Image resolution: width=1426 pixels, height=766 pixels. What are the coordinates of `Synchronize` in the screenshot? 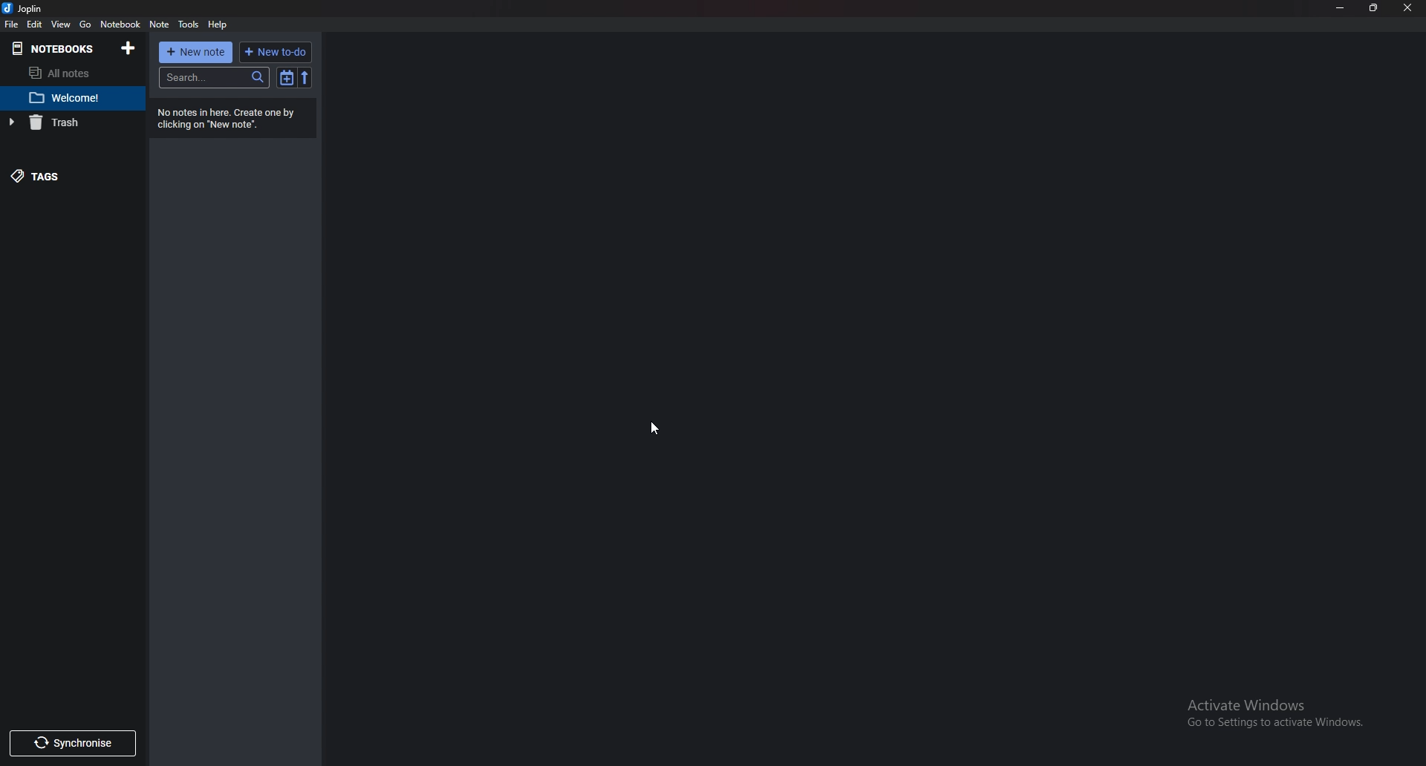 It's located at (74, 742).